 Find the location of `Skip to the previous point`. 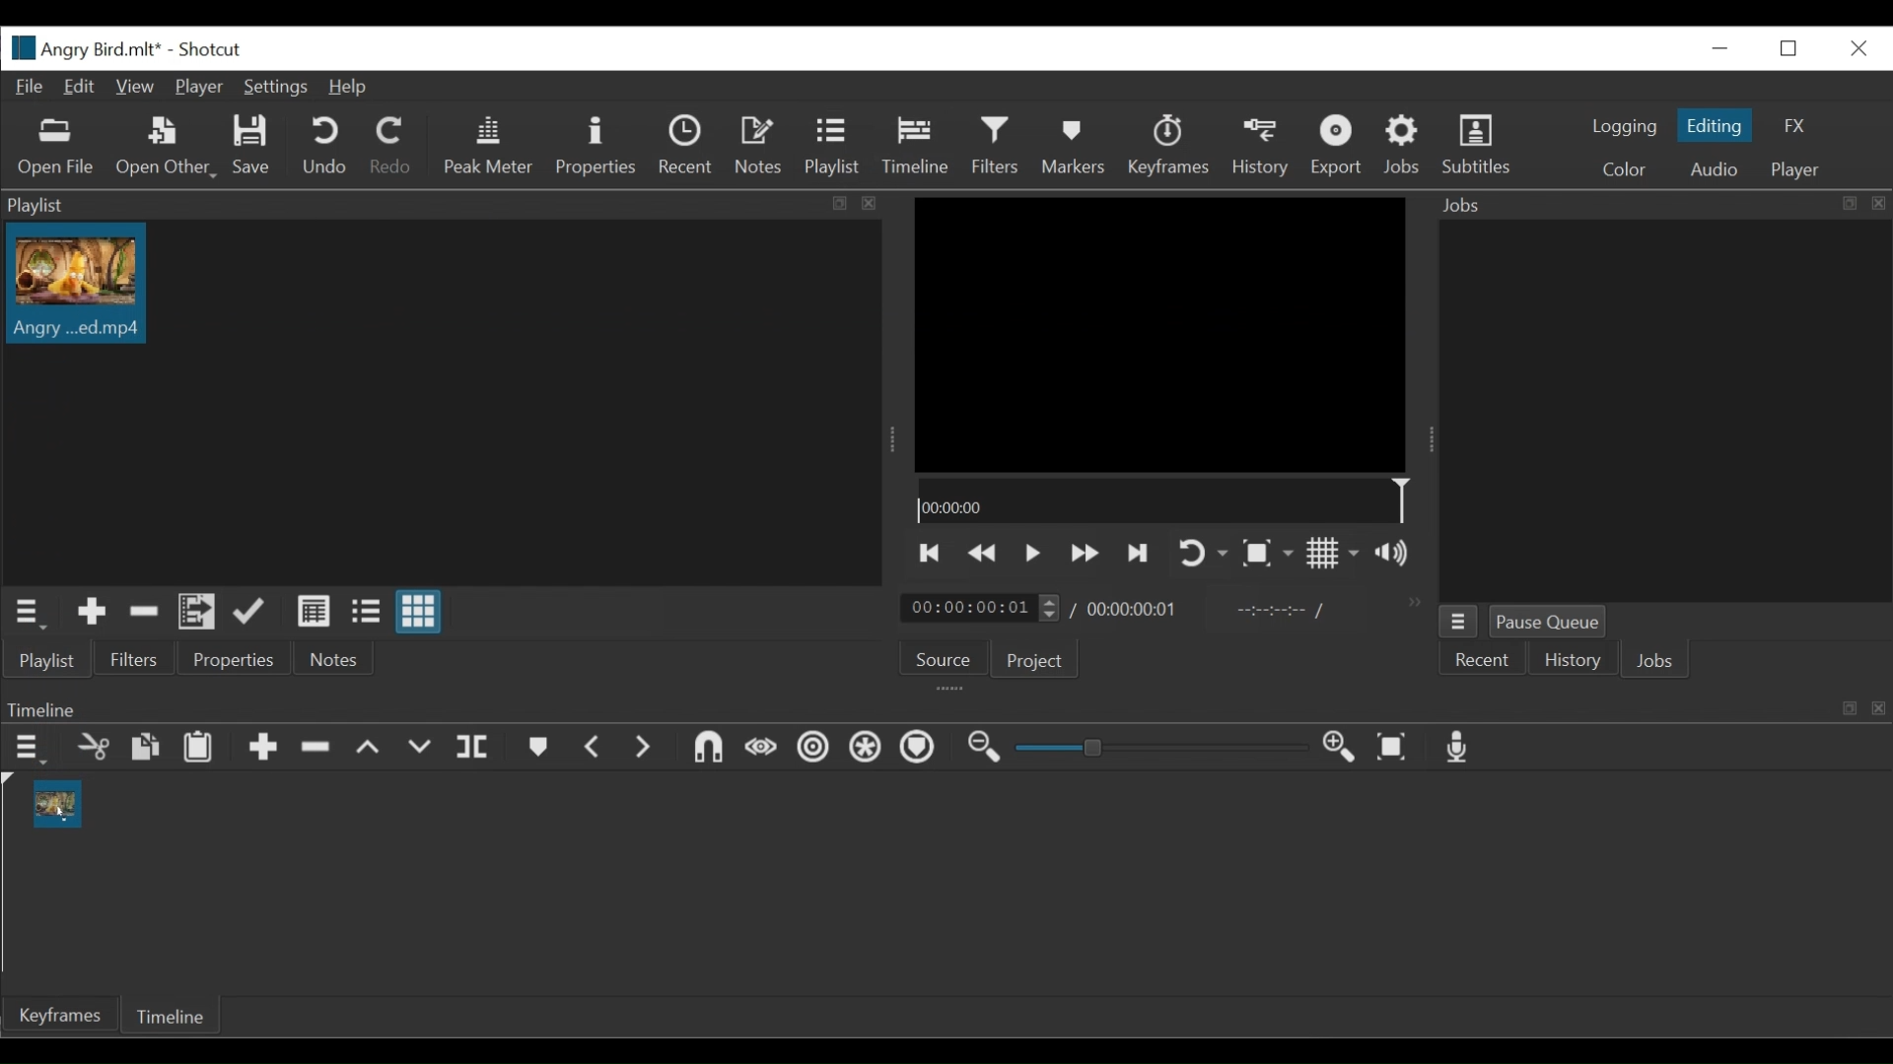

Skip to the previous point is located at coordinates (932, 554).